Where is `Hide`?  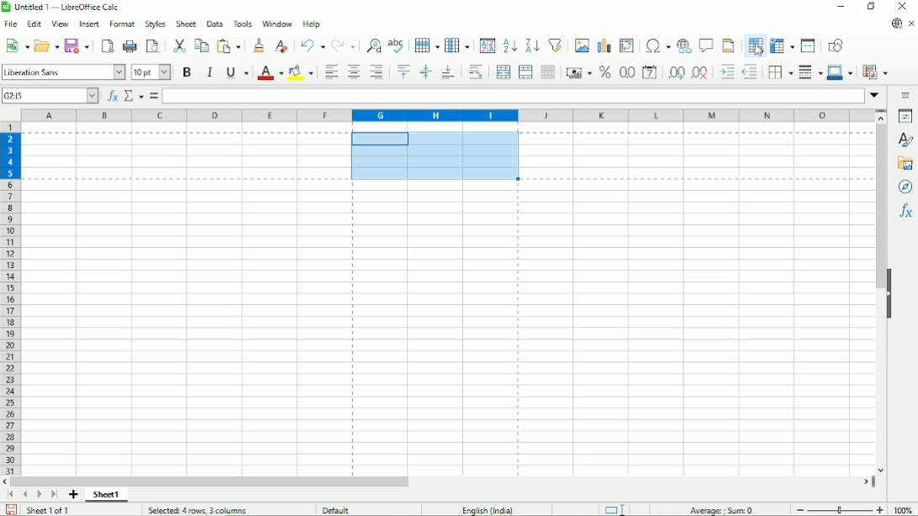
Hide is located at coordinates (890, 294).